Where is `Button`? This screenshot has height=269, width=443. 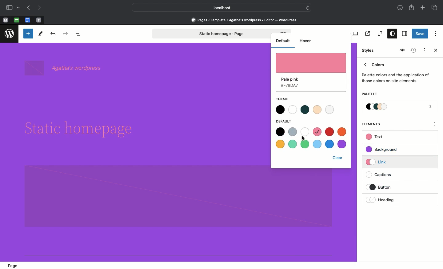
Button is located at coordinates (384, 187).